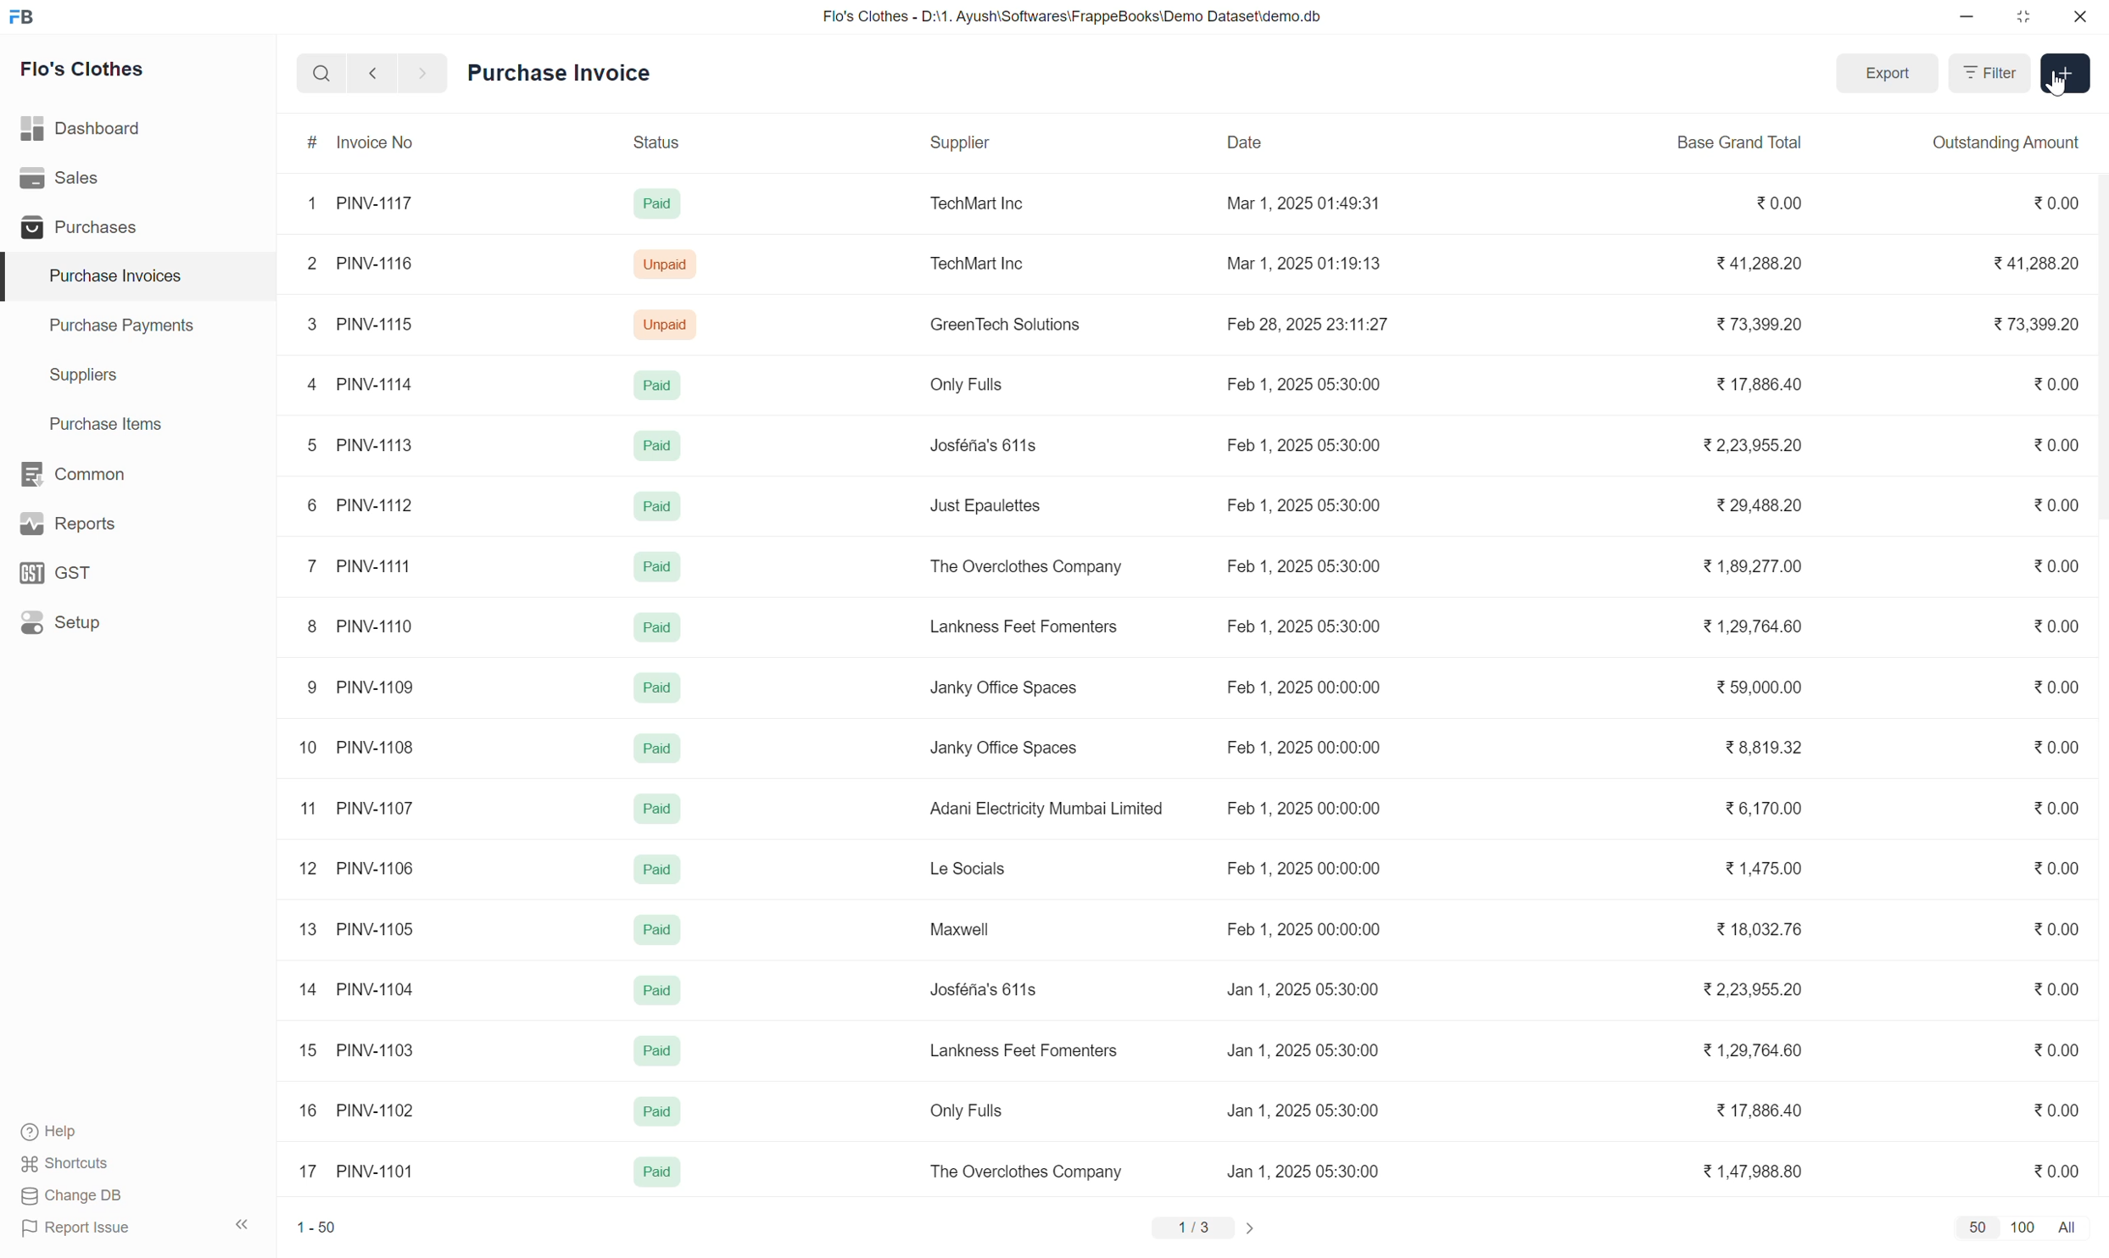 The image size is (2109, 1258). I want to click on Search, so click(322, 74).